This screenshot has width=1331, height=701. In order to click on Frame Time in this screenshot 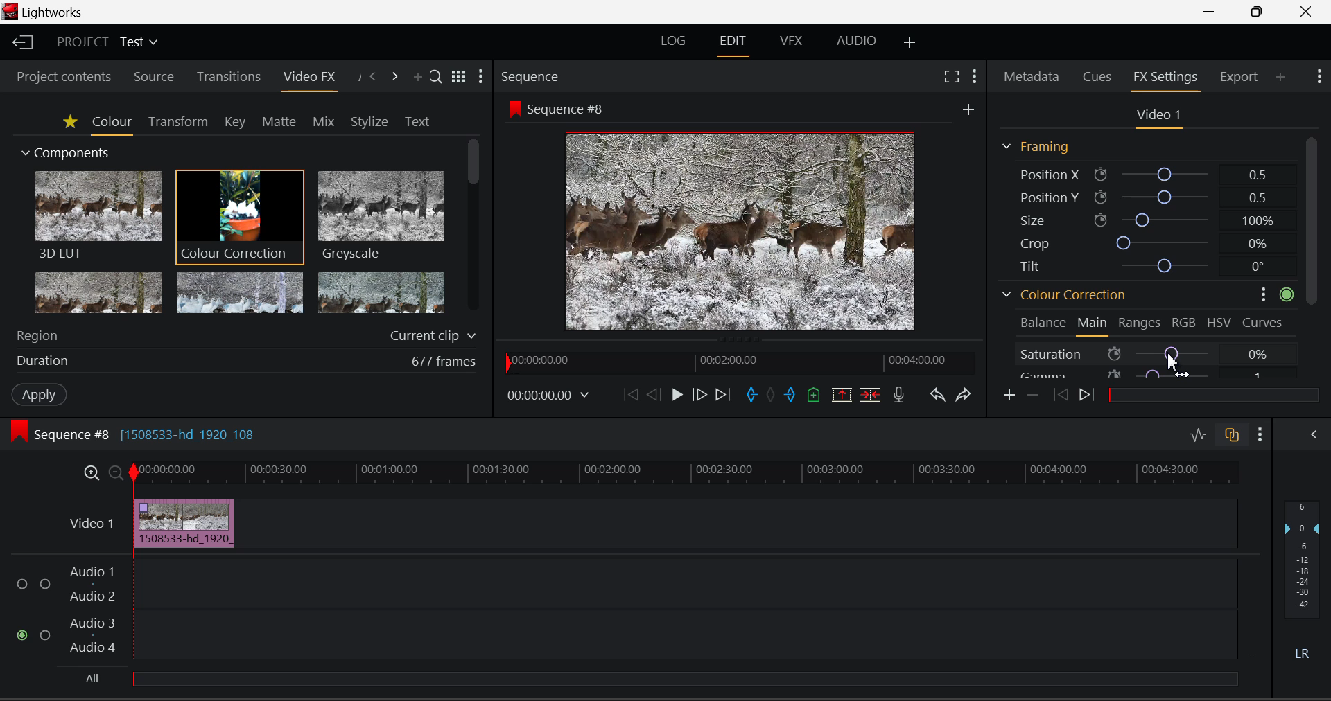, I will do `click(548, 397)`.